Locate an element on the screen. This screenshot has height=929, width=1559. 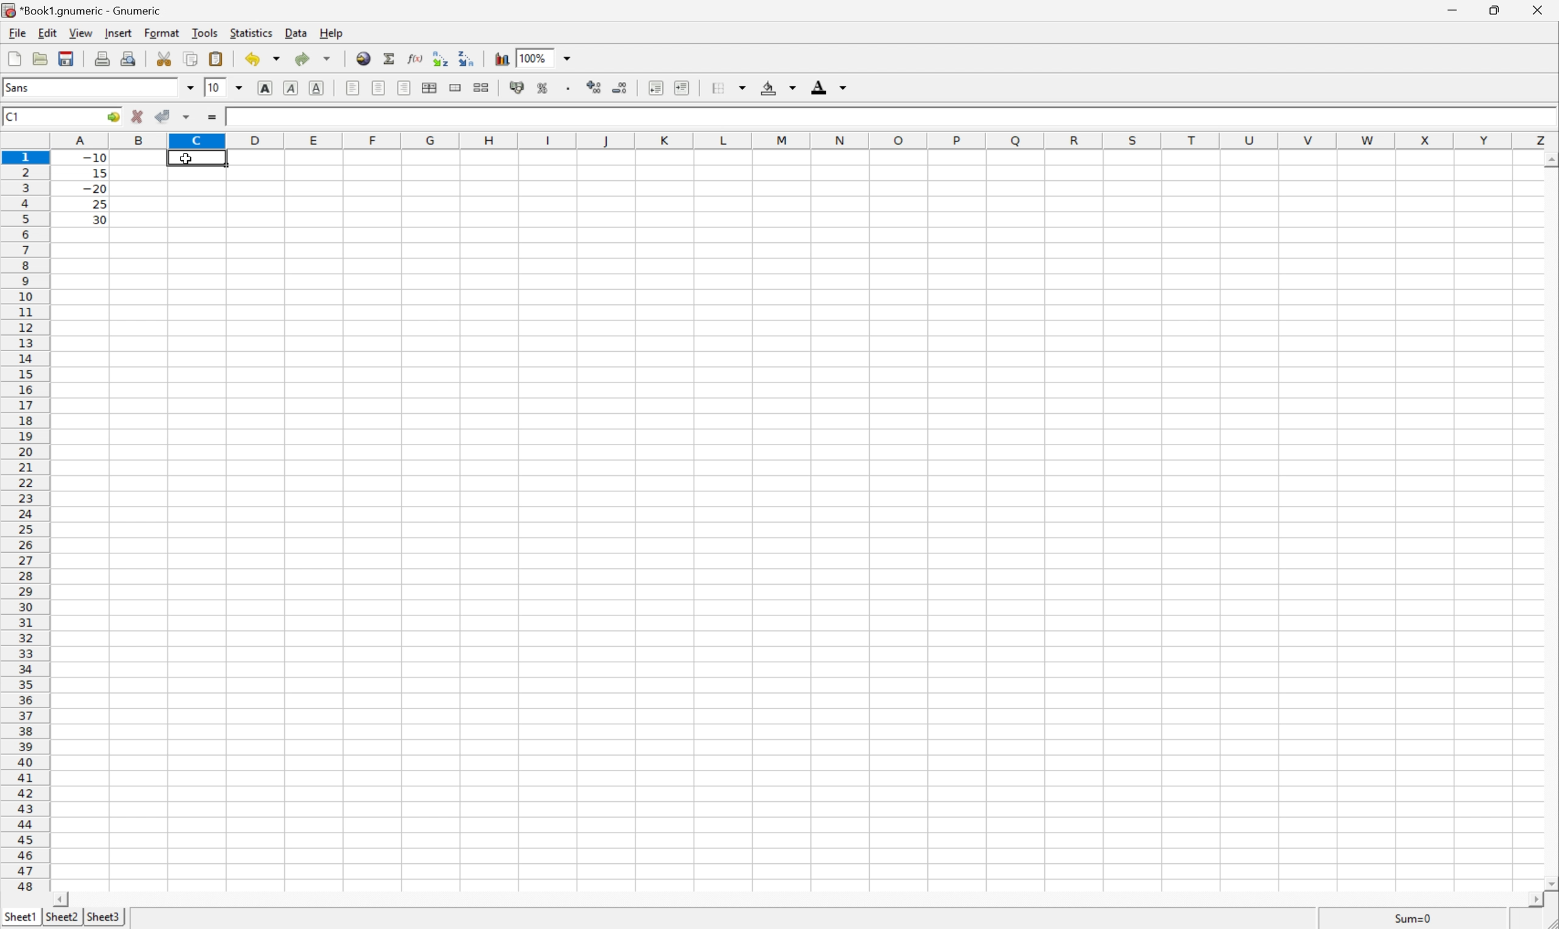
Print preview is located at coordinates (131, 57).